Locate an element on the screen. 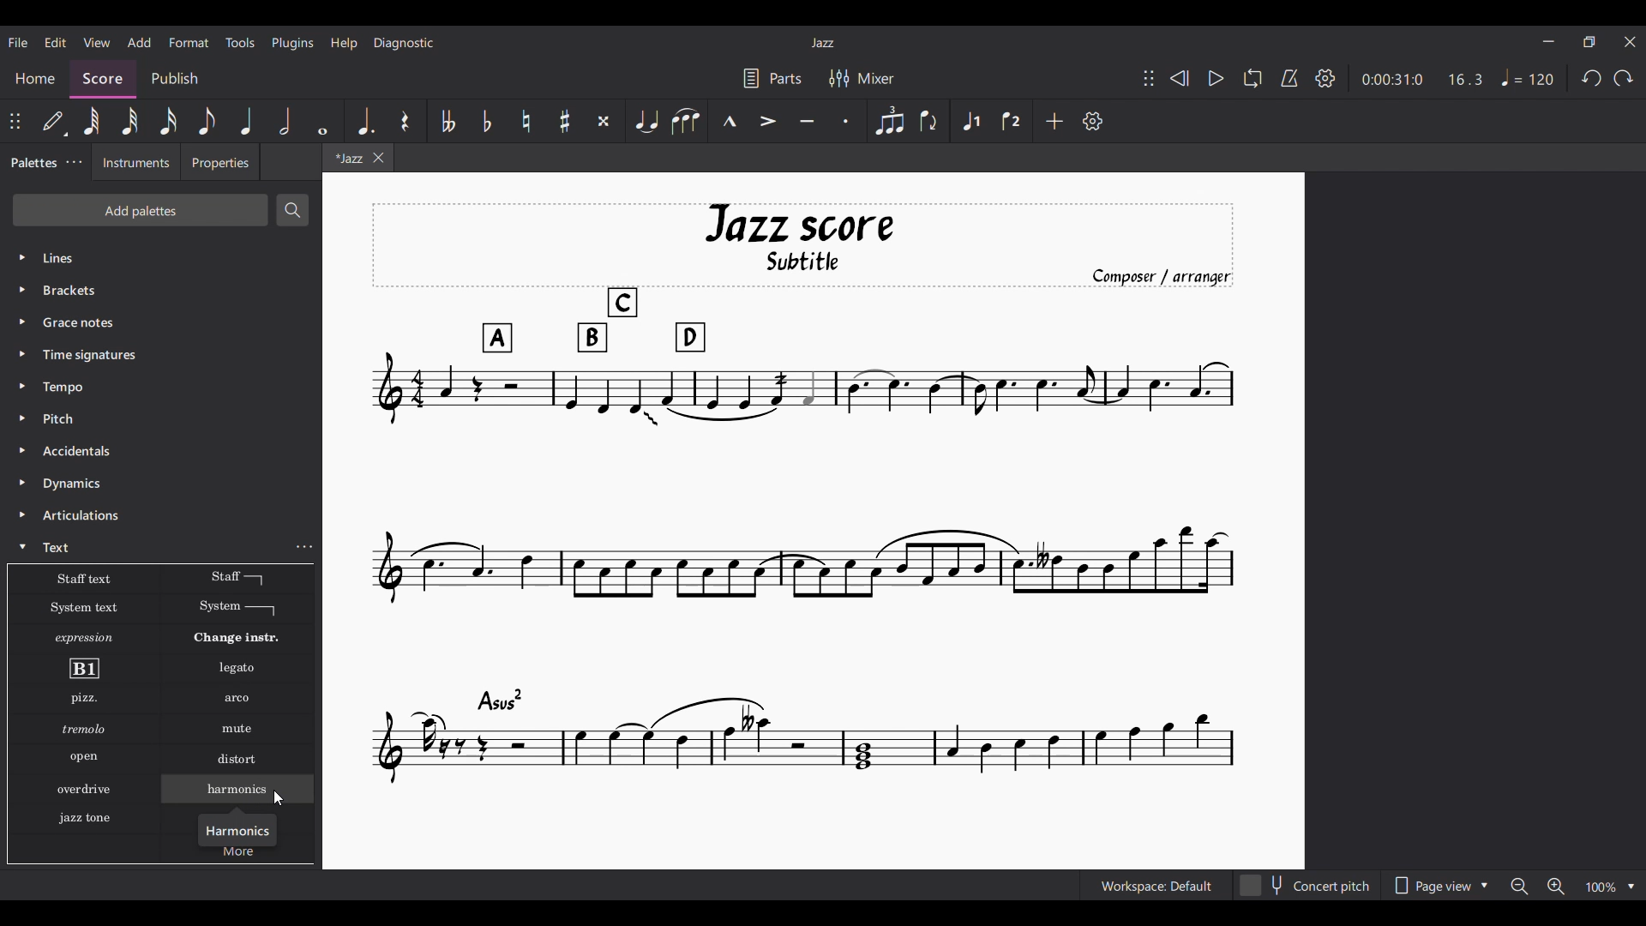 This screenshot has width=1646, height=926. Articulation is located at coordinates (83, 516).